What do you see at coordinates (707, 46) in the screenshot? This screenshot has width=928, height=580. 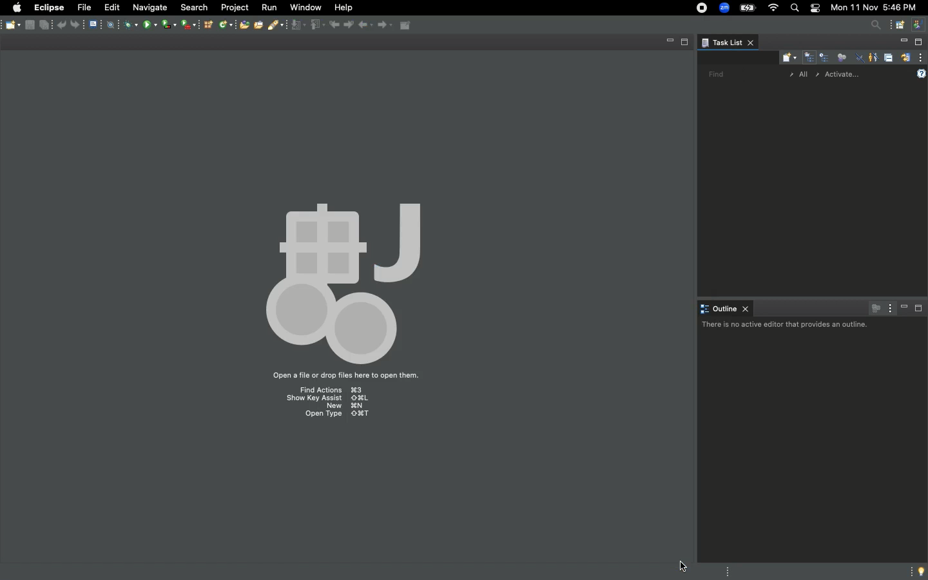 I see `View menu` at bounding box center [707, 46].